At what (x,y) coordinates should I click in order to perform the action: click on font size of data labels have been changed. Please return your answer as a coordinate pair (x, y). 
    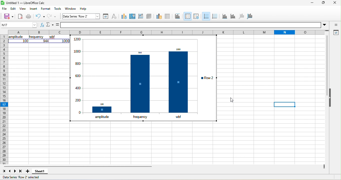
    Looking at the image, I should click on (132, 73).